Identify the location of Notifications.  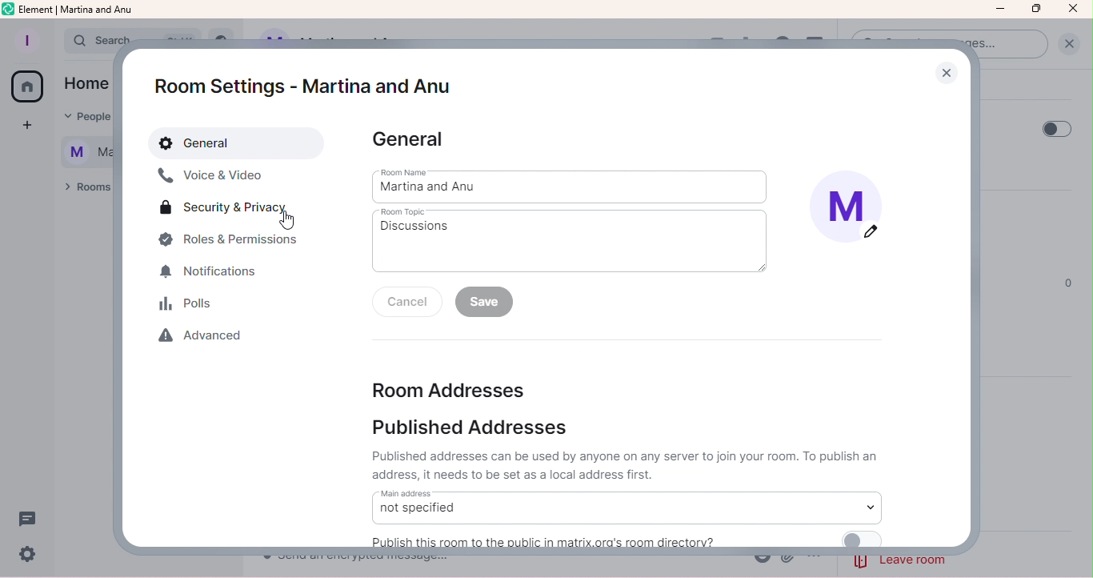
(217, 272).